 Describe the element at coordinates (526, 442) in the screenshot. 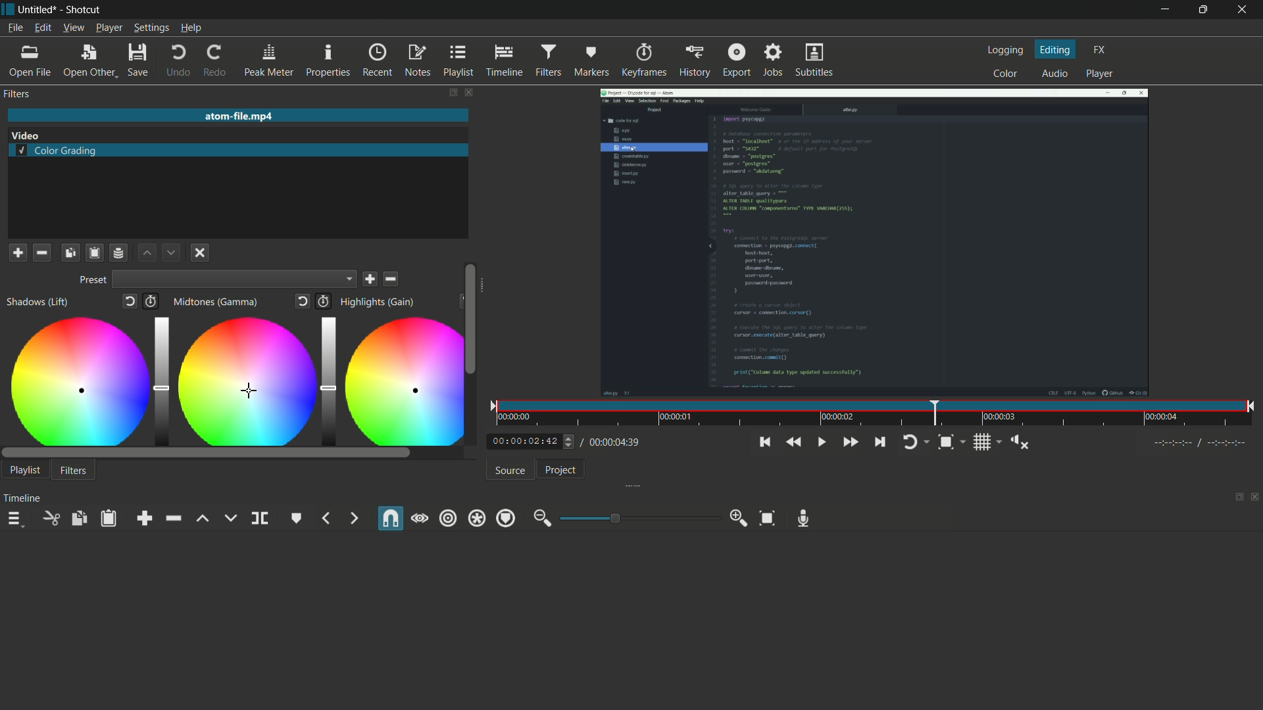

I see `current itme` at that location.